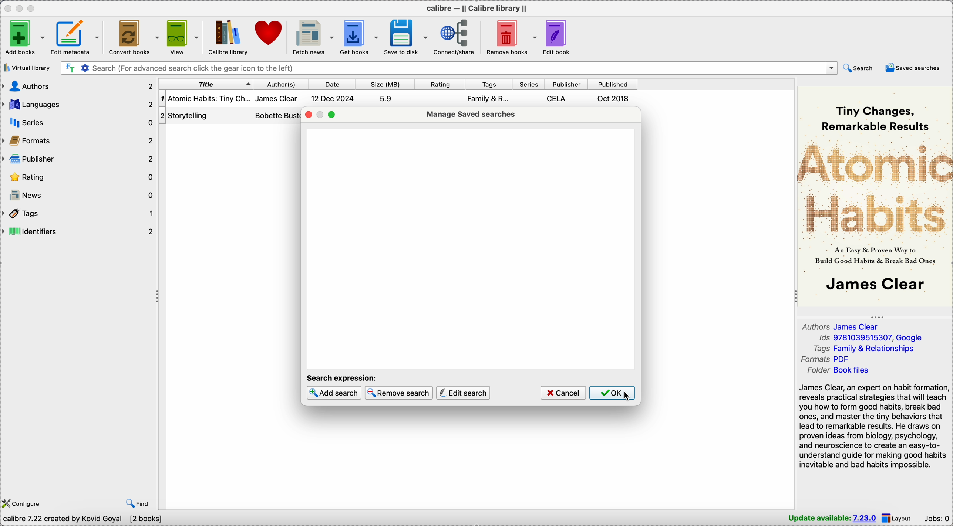  What do you see at coordinates (626, 397) in the screenshot?
I see `cursor` at bounding box center [626, 397].